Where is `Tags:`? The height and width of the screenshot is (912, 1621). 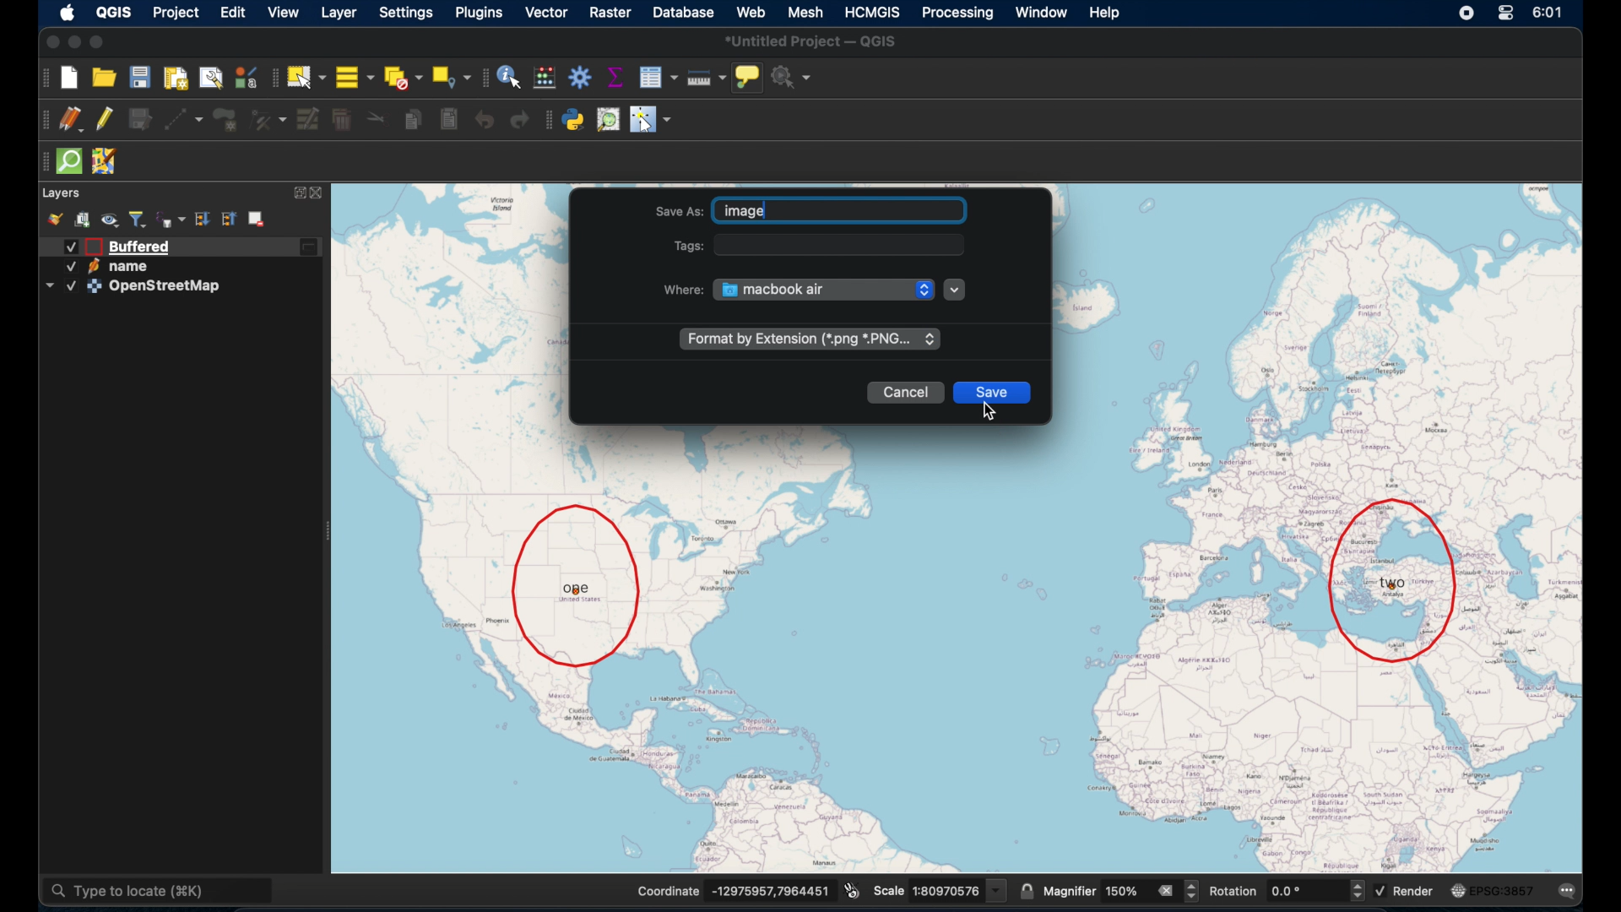
Tags: is located at coordinates (691, 246).